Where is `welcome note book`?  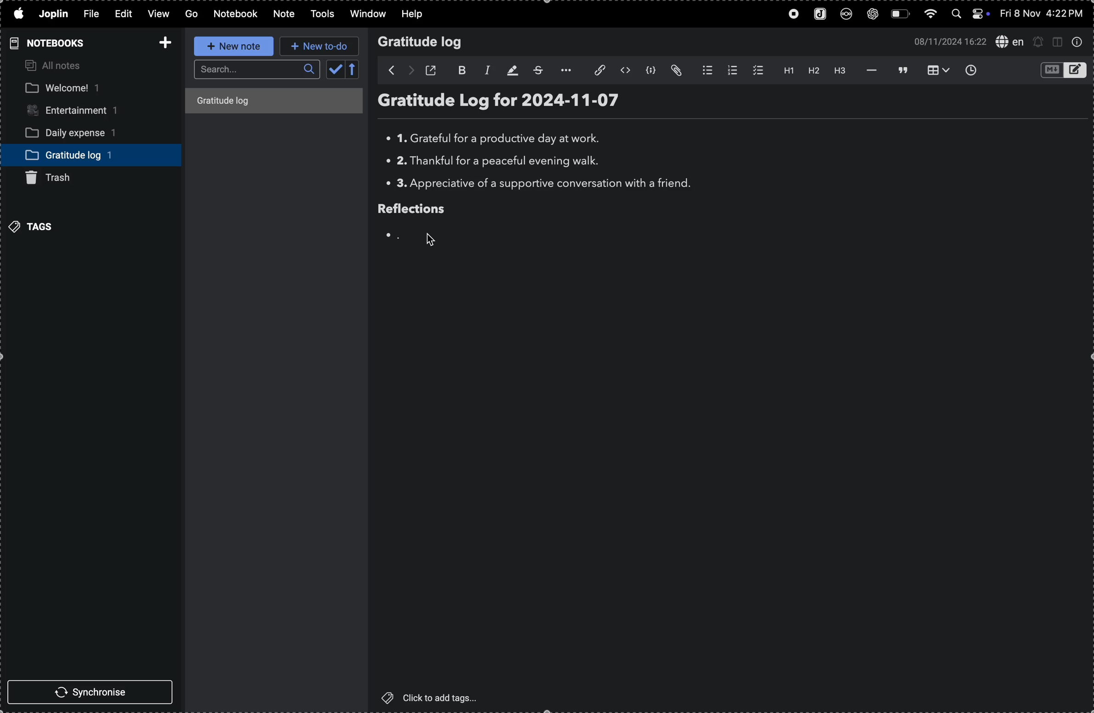 welcome note book is located at coordinates (69, 89).